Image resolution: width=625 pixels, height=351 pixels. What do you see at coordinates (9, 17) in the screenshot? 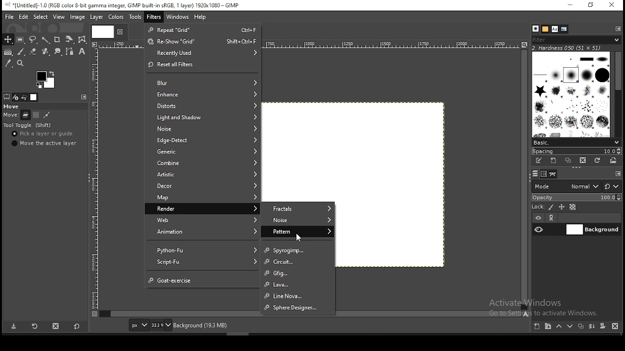
I see `file` at bounding box center [9, 17].